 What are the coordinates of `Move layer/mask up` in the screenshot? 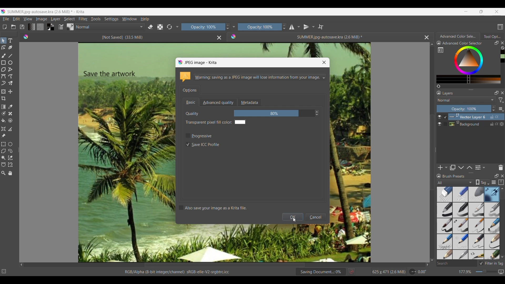 It's located at (469, 168).